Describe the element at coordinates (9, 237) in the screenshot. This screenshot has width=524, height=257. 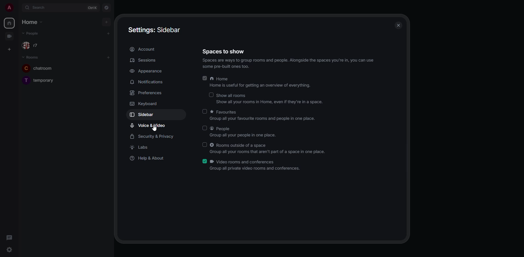
I see `threads` at that location.